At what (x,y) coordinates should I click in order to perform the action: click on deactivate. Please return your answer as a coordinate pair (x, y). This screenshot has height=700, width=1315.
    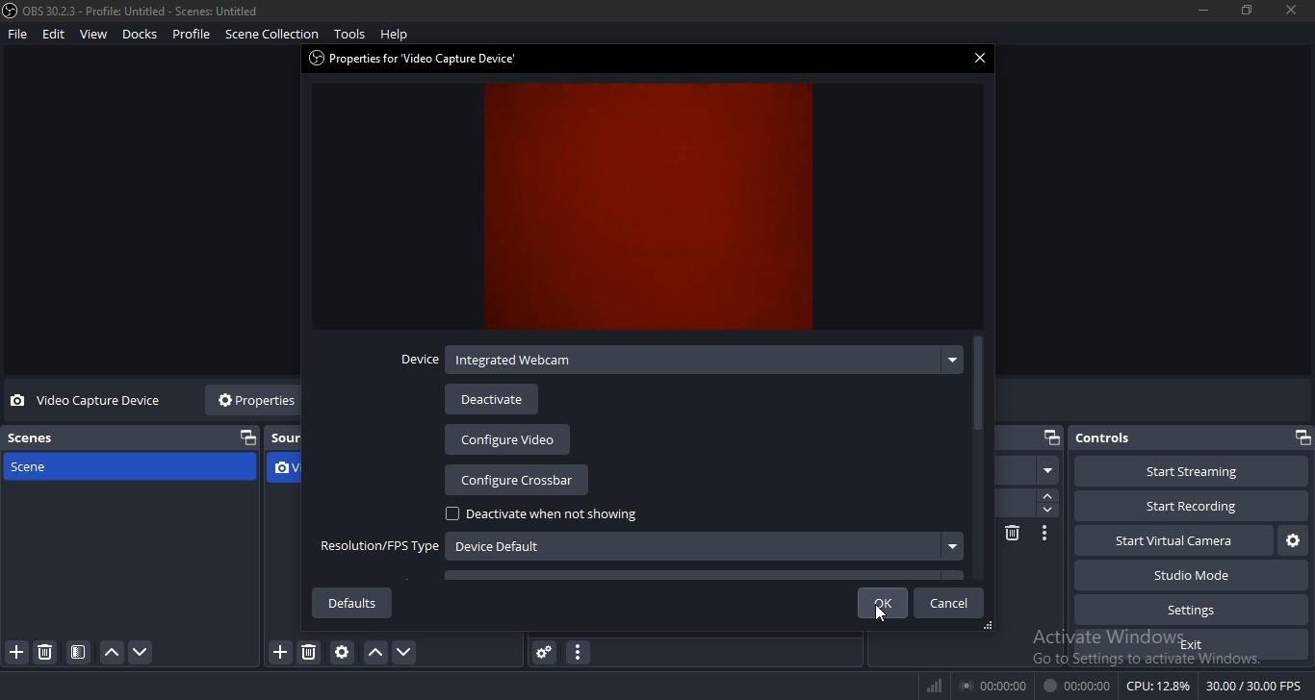
    Looking at the image, I should click on (492, 399).